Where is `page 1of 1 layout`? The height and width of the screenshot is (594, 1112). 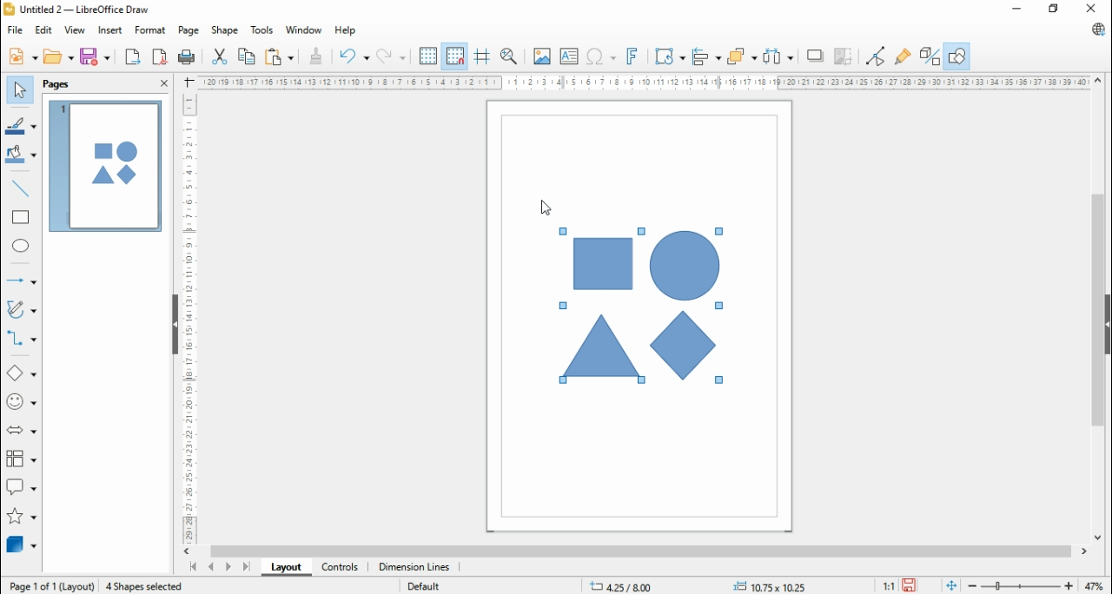 page 1of 1 layout is located at coordinates (50, 584).